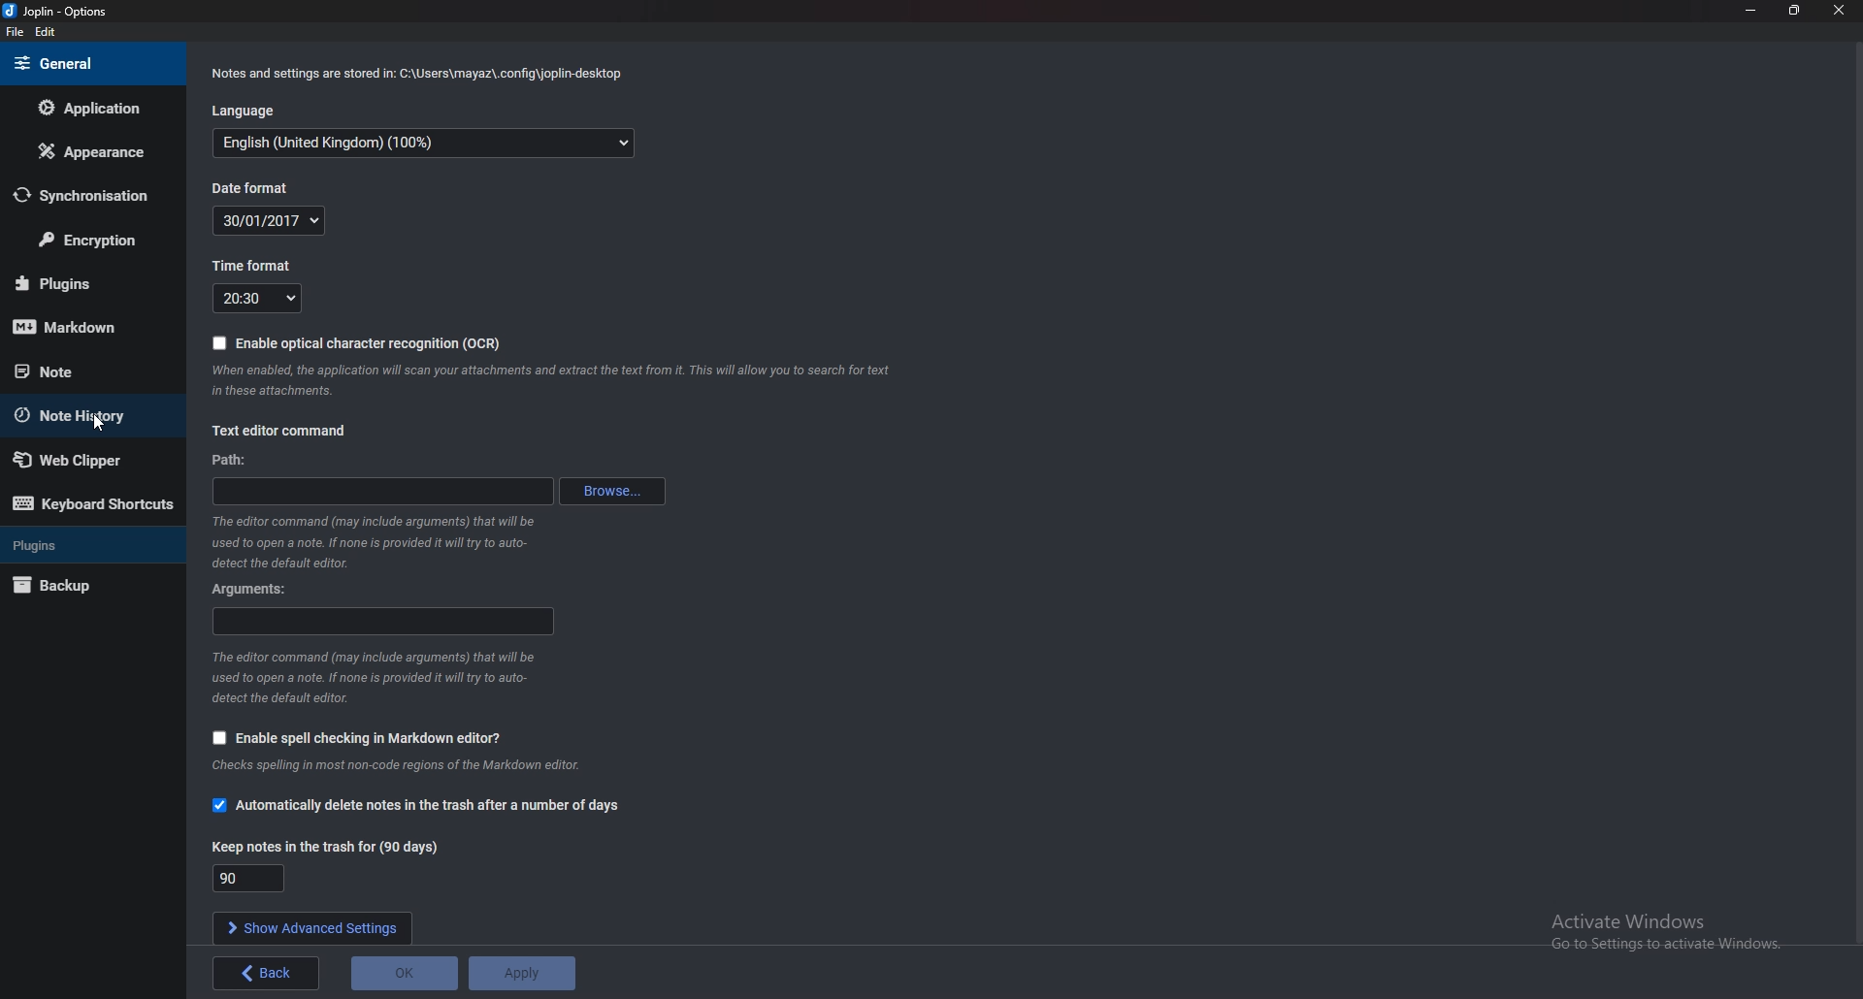 The width and height of the screenshot is (1863, 999). Describe the element at coordinates (385, 489) in the screenshot. I see `path` at that location.